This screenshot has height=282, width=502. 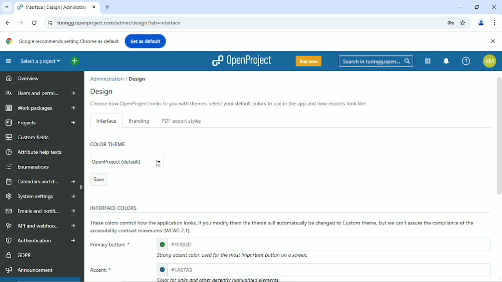 What do you see at coordinates (20, 23) in the screenshot?
I see `Forward` at bounding box center [20, 23].